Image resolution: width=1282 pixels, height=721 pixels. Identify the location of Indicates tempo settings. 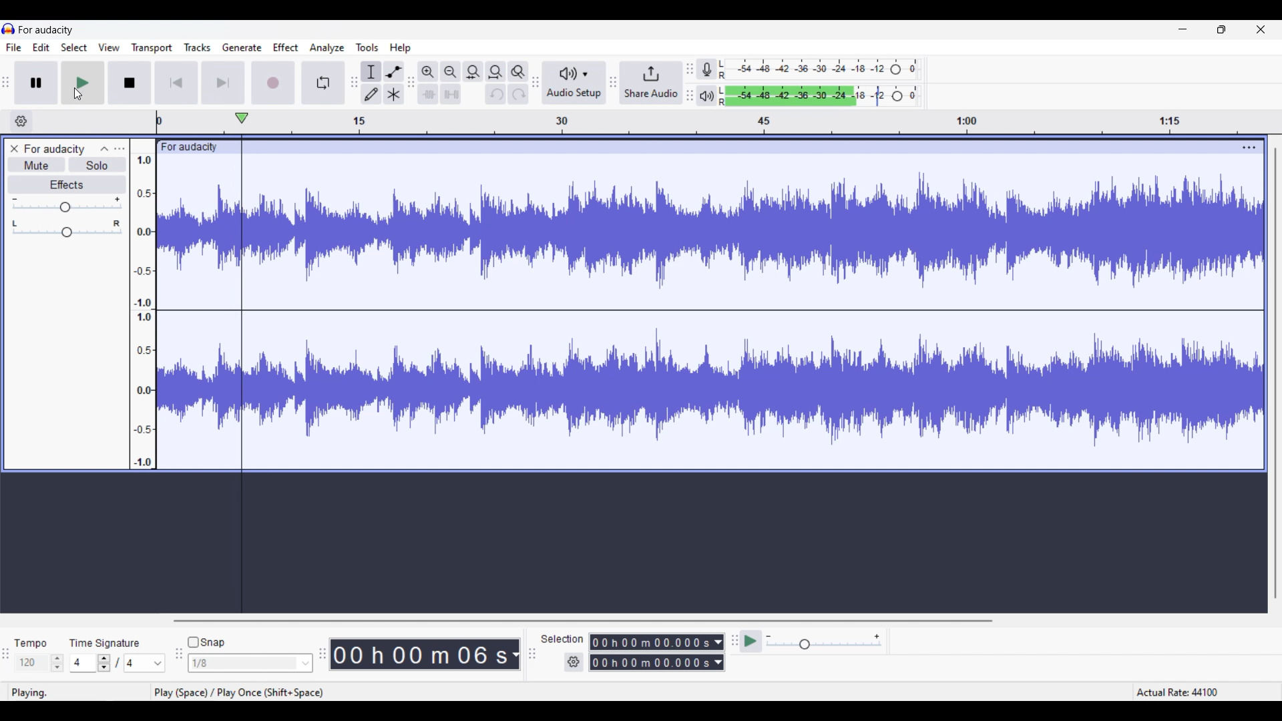
(31, 643).